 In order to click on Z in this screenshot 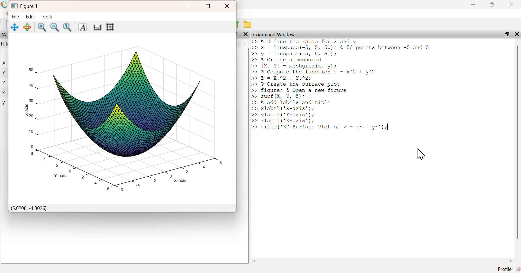, I will do `click(5, 83)`.